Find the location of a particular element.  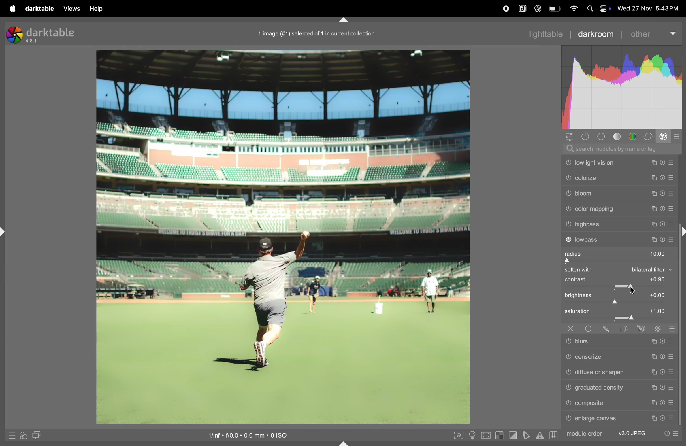

joplin is located at coordinates (522, 8).